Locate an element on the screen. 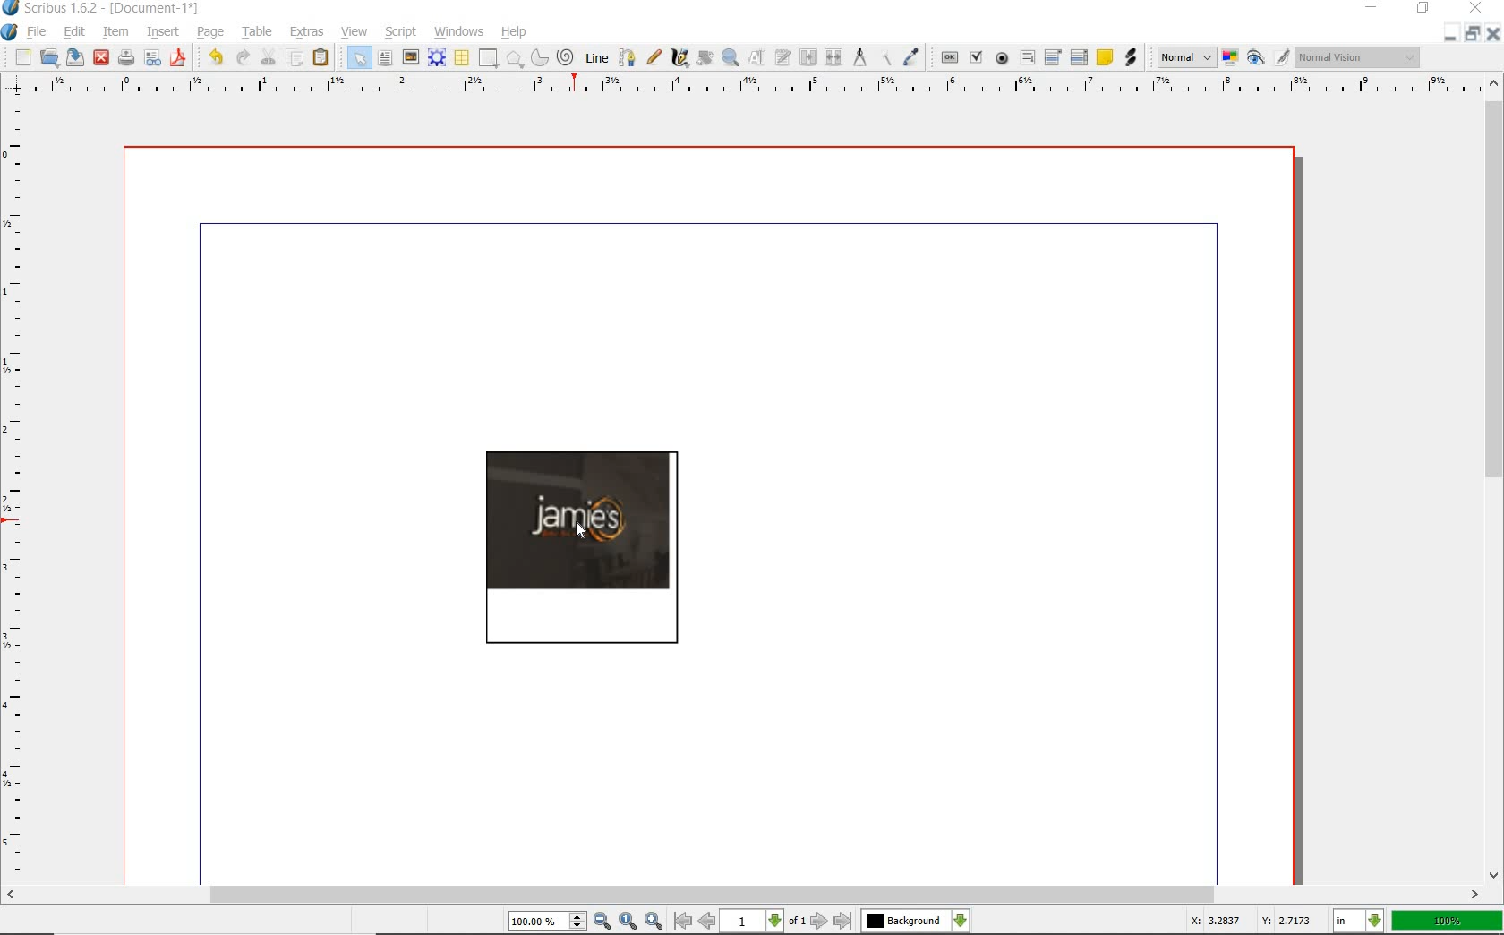  move to next or previous page is located at coordinates (763, 922).